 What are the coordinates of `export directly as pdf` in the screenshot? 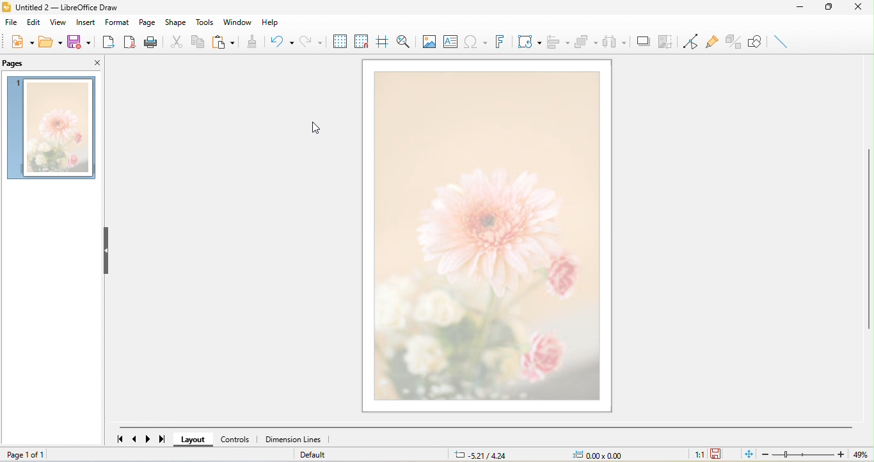 It's located at (127, 41).